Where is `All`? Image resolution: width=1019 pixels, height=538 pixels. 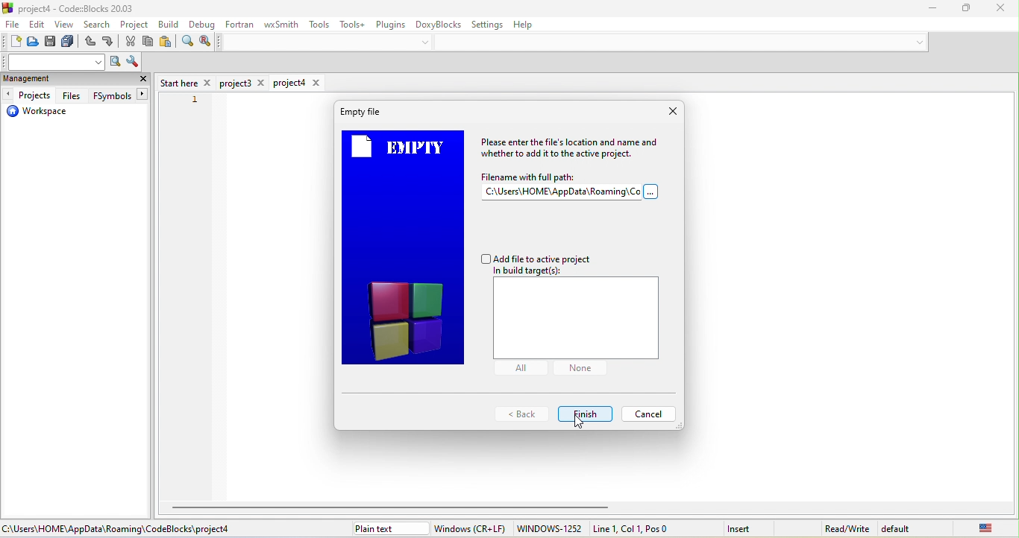
All is located at coordinates (520, 369).